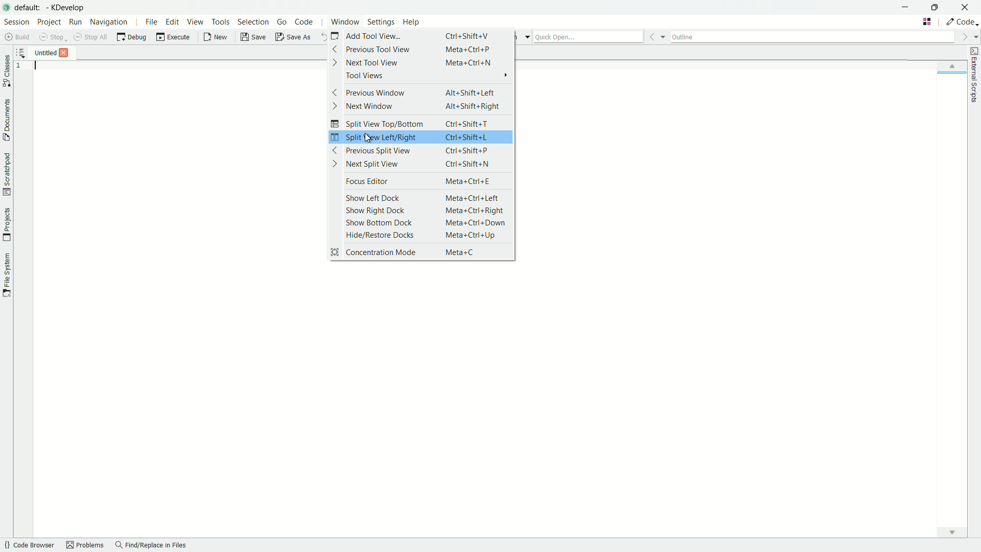  What do you see at coordinates (369, 140) in the screenshot?
I see `cursor` at bounding box center [369, 140].